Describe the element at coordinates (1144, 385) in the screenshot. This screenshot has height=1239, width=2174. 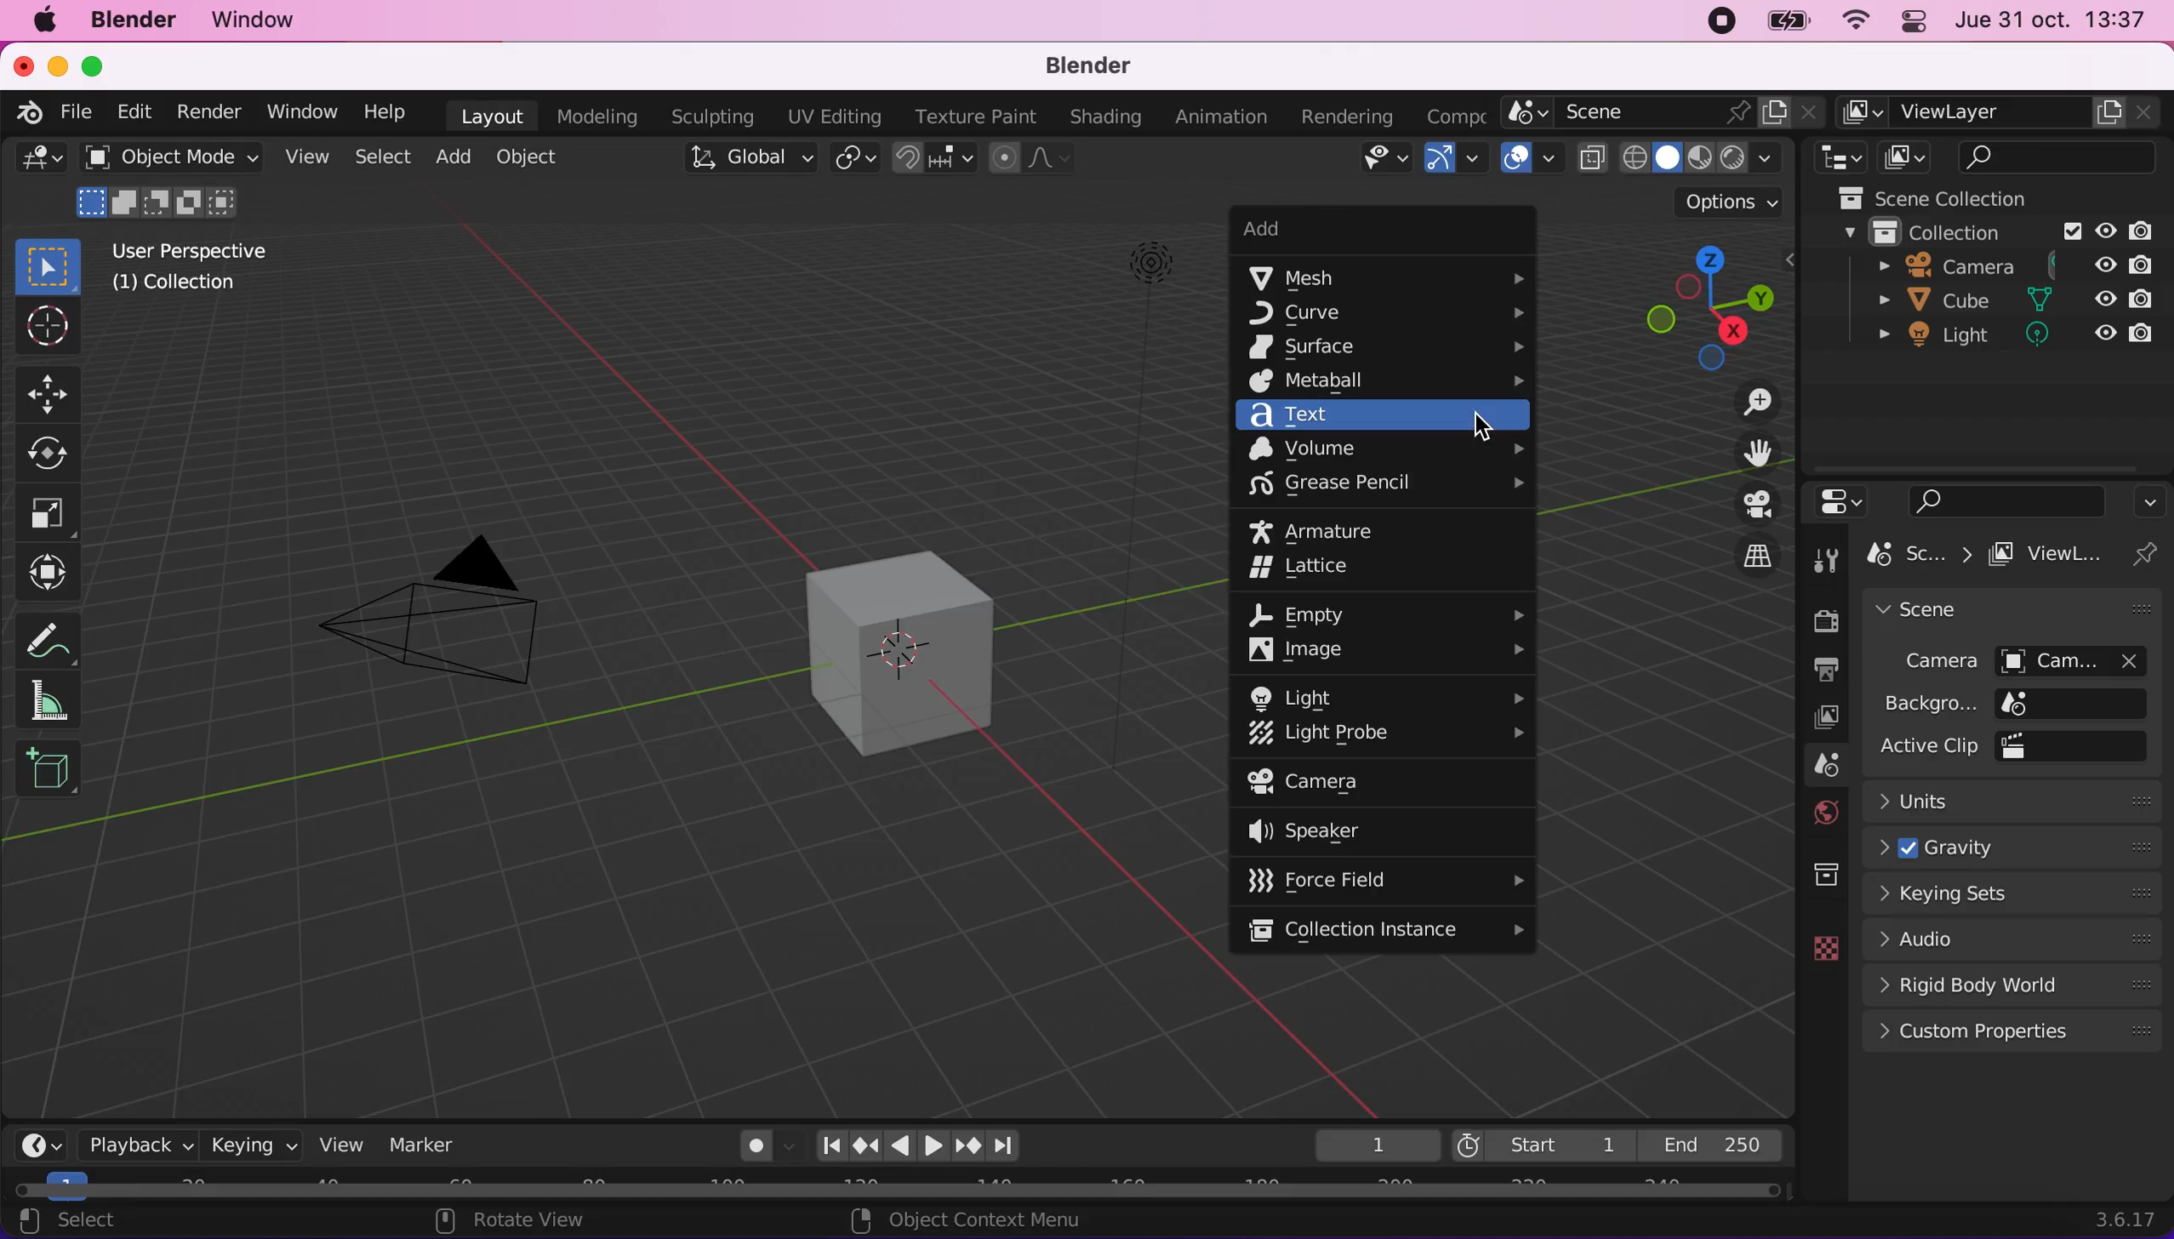
I see `light` at that location.